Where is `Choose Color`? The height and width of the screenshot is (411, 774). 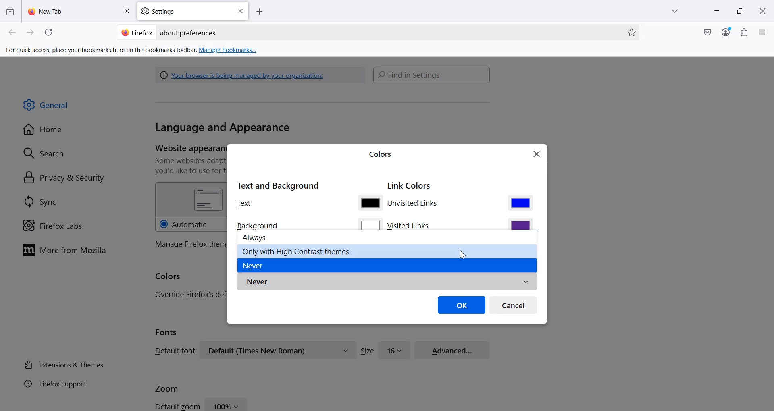
Choose Color is located at coordinates (370, 224).